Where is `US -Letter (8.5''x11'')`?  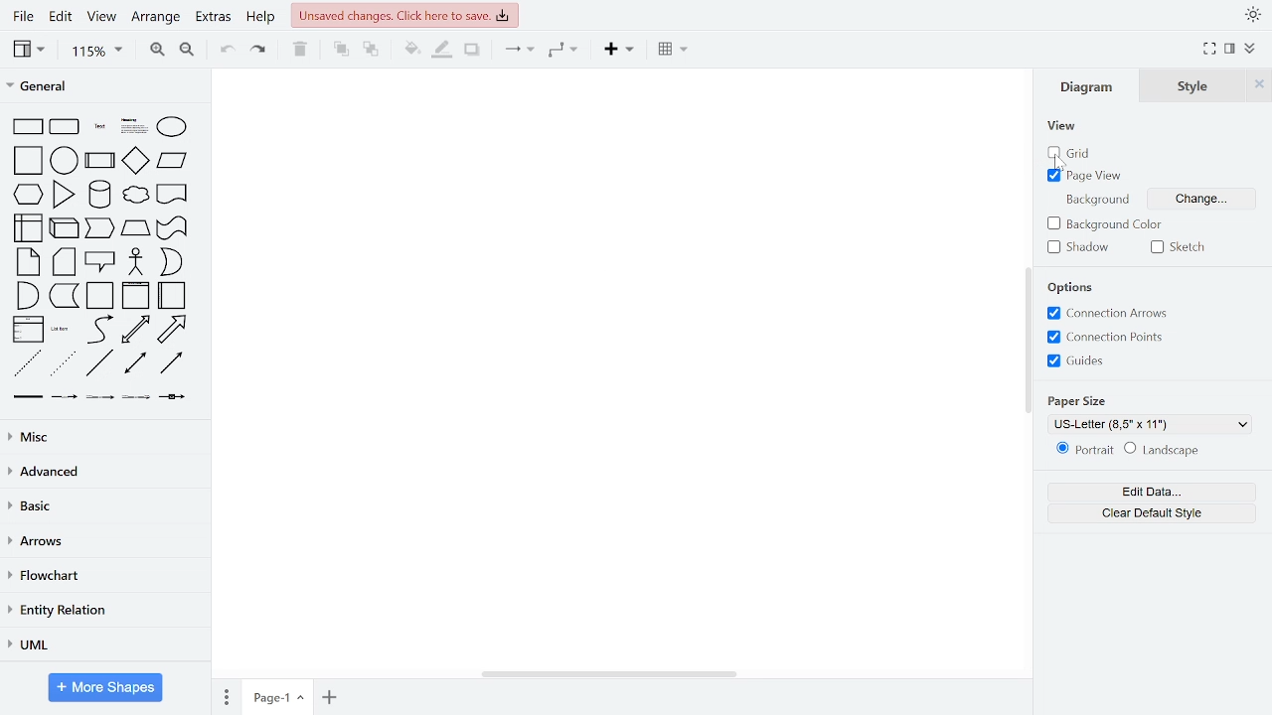 US -Letter (8.5''x11'') is located at coordinates (1151, 424).